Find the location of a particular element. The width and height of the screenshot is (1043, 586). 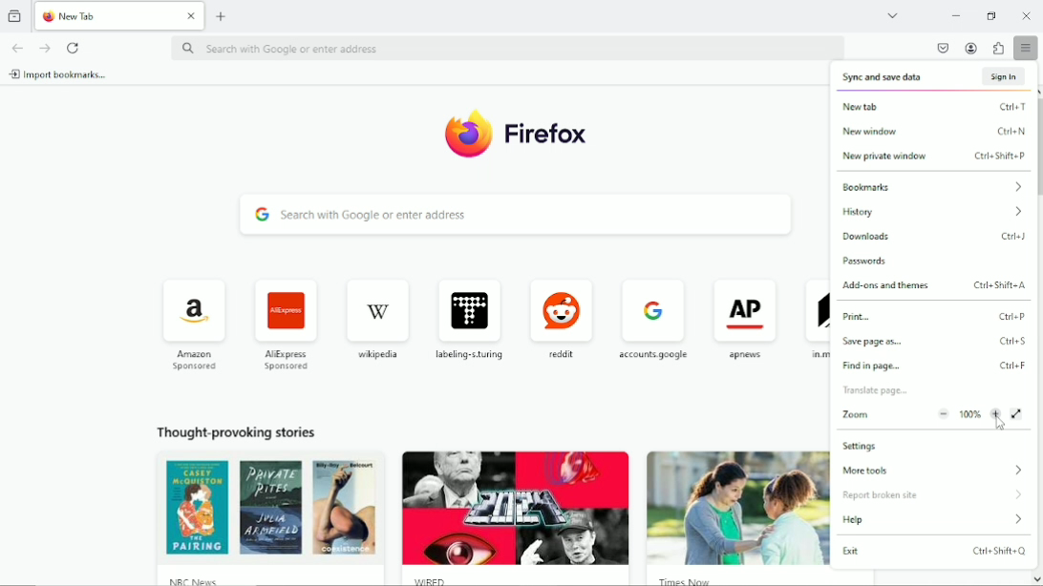

apnews is located at coordinates (746, 319).